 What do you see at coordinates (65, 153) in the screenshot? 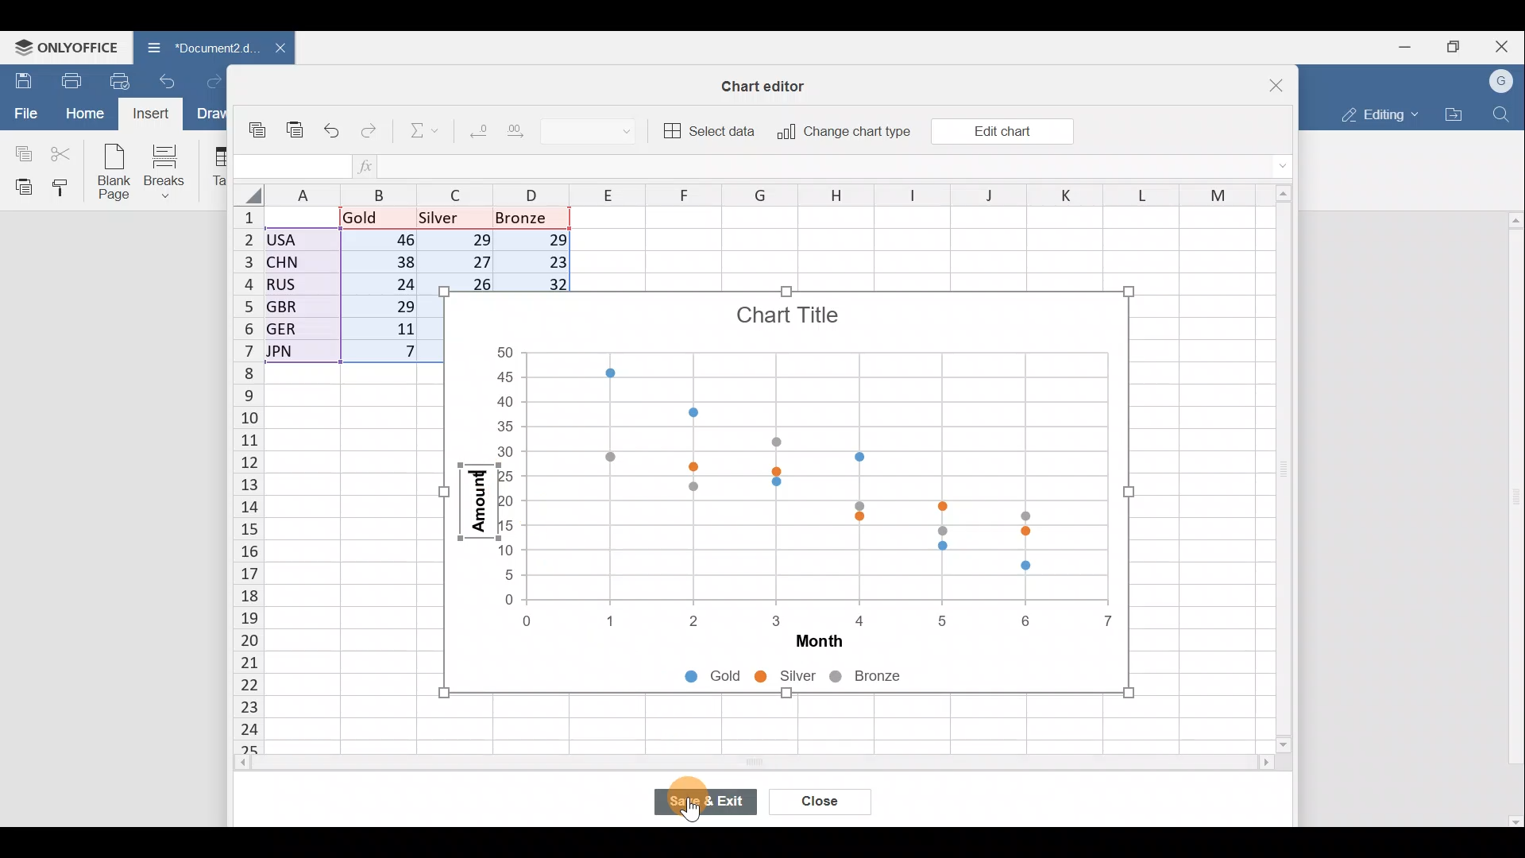
I see `Cut` at bounding box center [65, 153].